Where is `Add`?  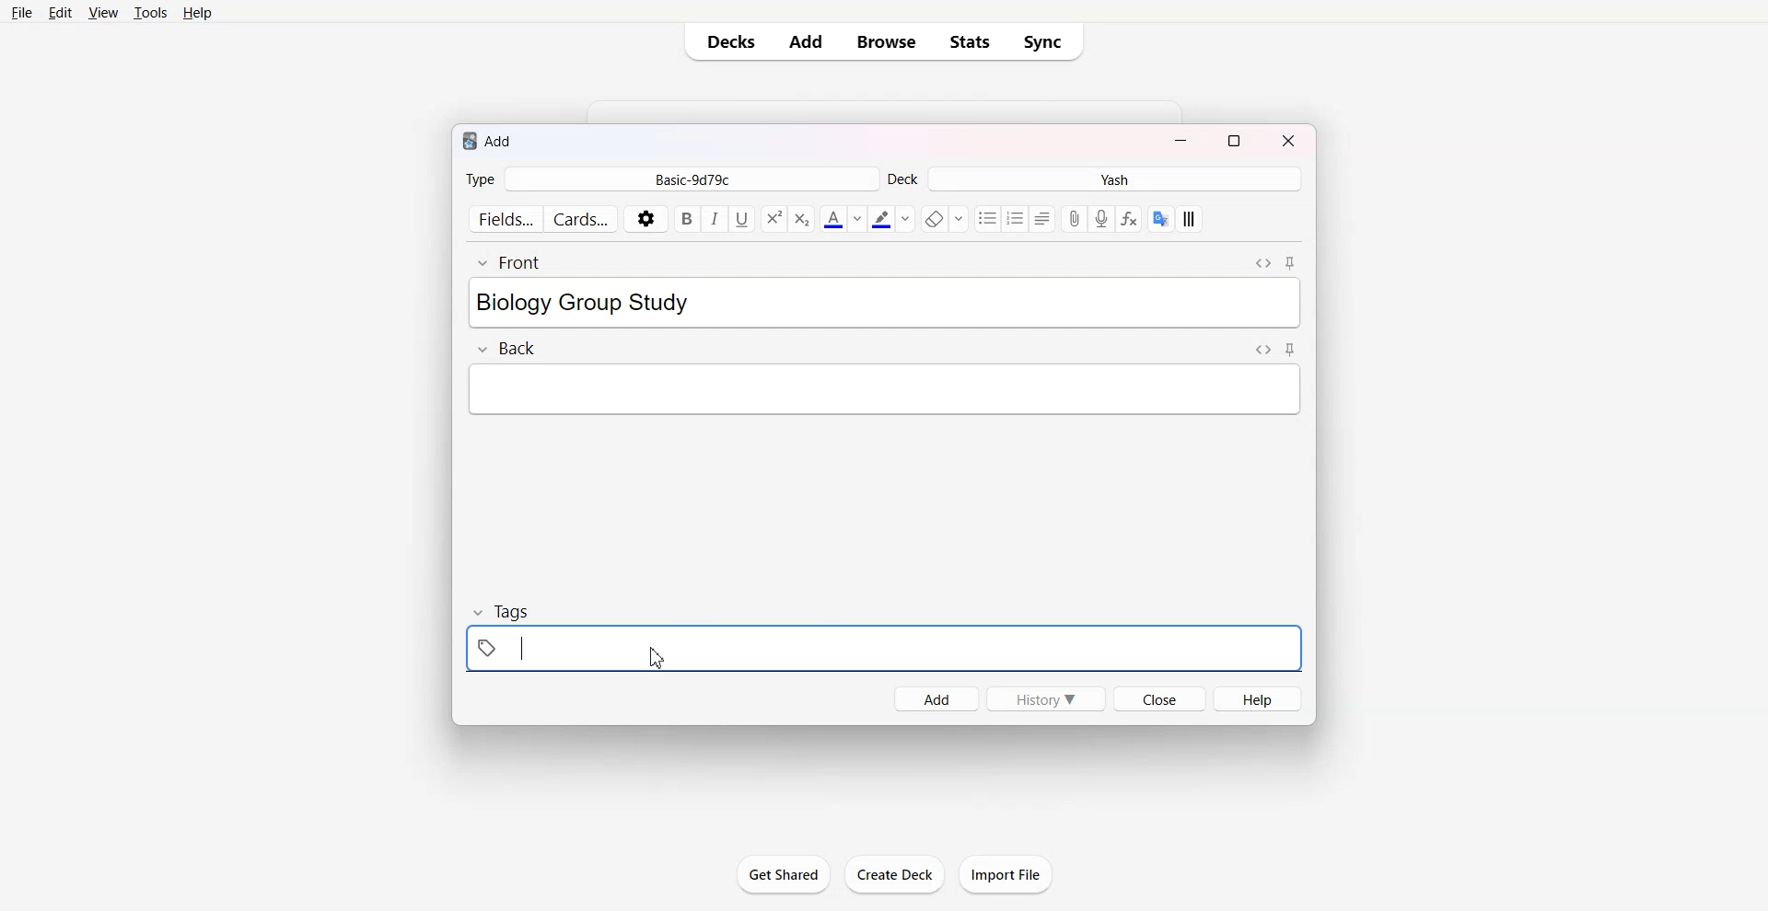 Add is located at coordinates (806, 42).